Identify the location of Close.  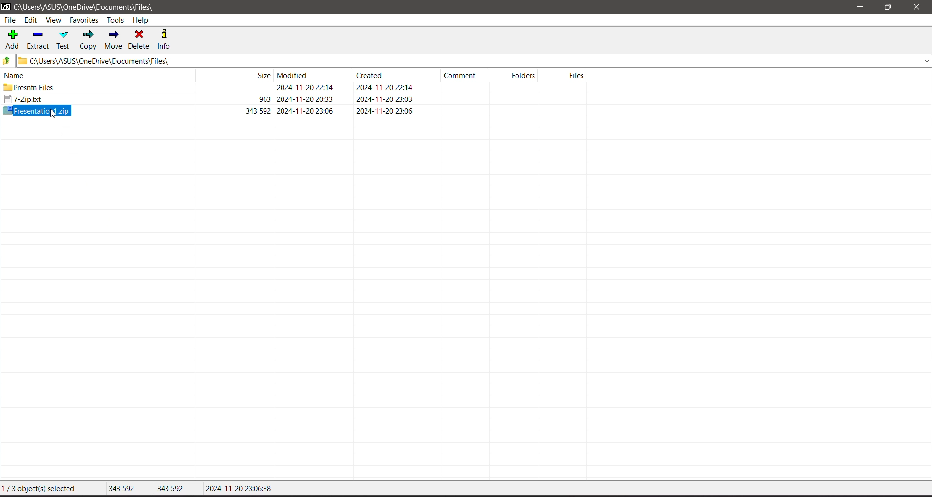
(918, 7).